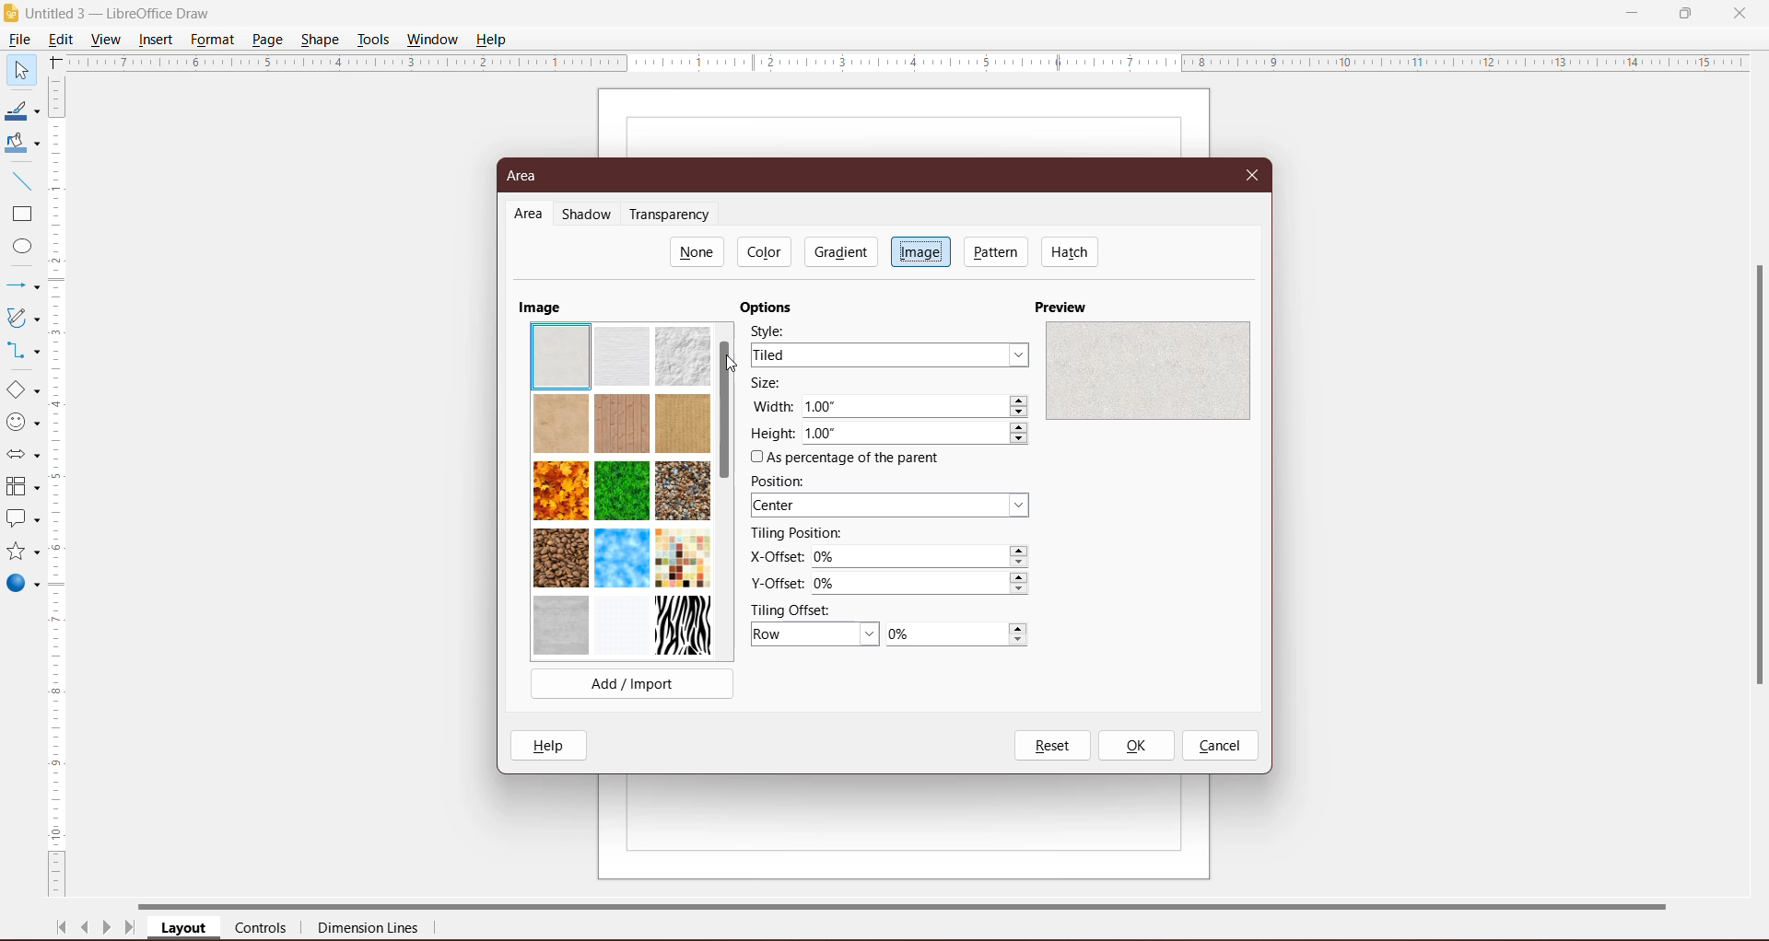 This screenshot has width=1769, height=941. I want to click on Vertical Scroll Bar, so click(59, 487).